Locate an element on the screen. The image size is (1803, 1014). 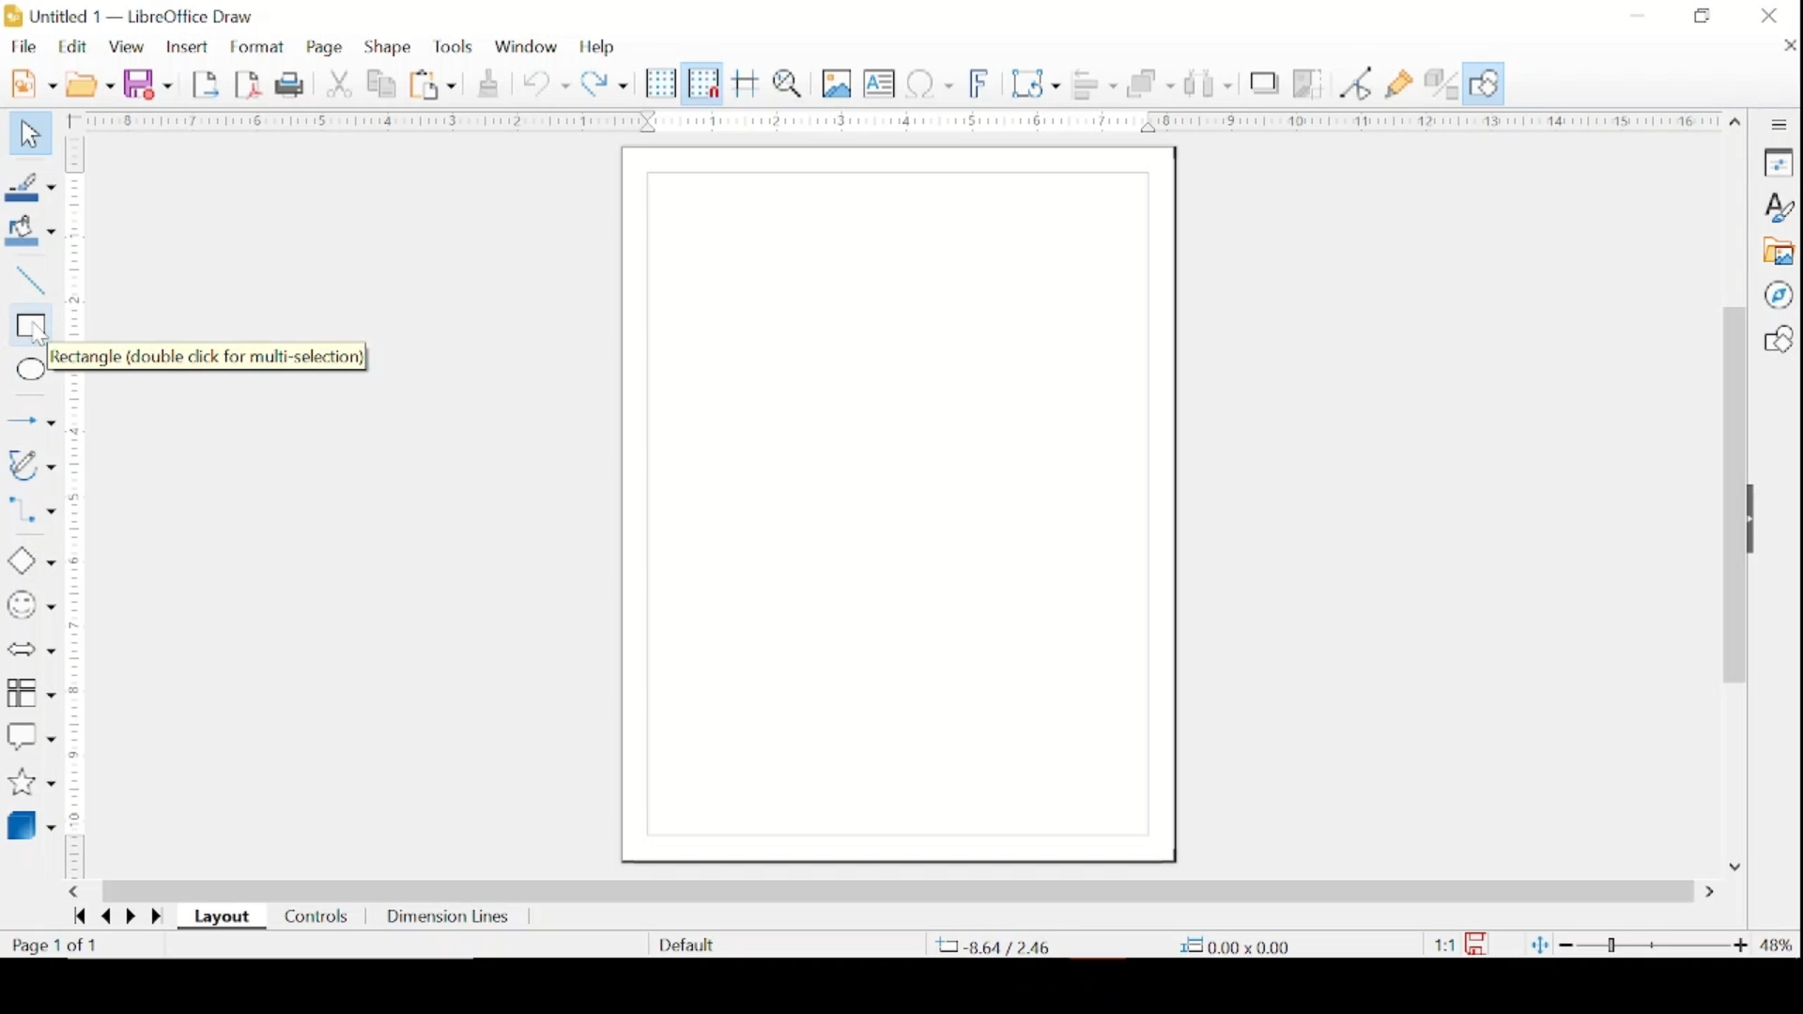
export directly as pdf is located at coordinates (249, 84).